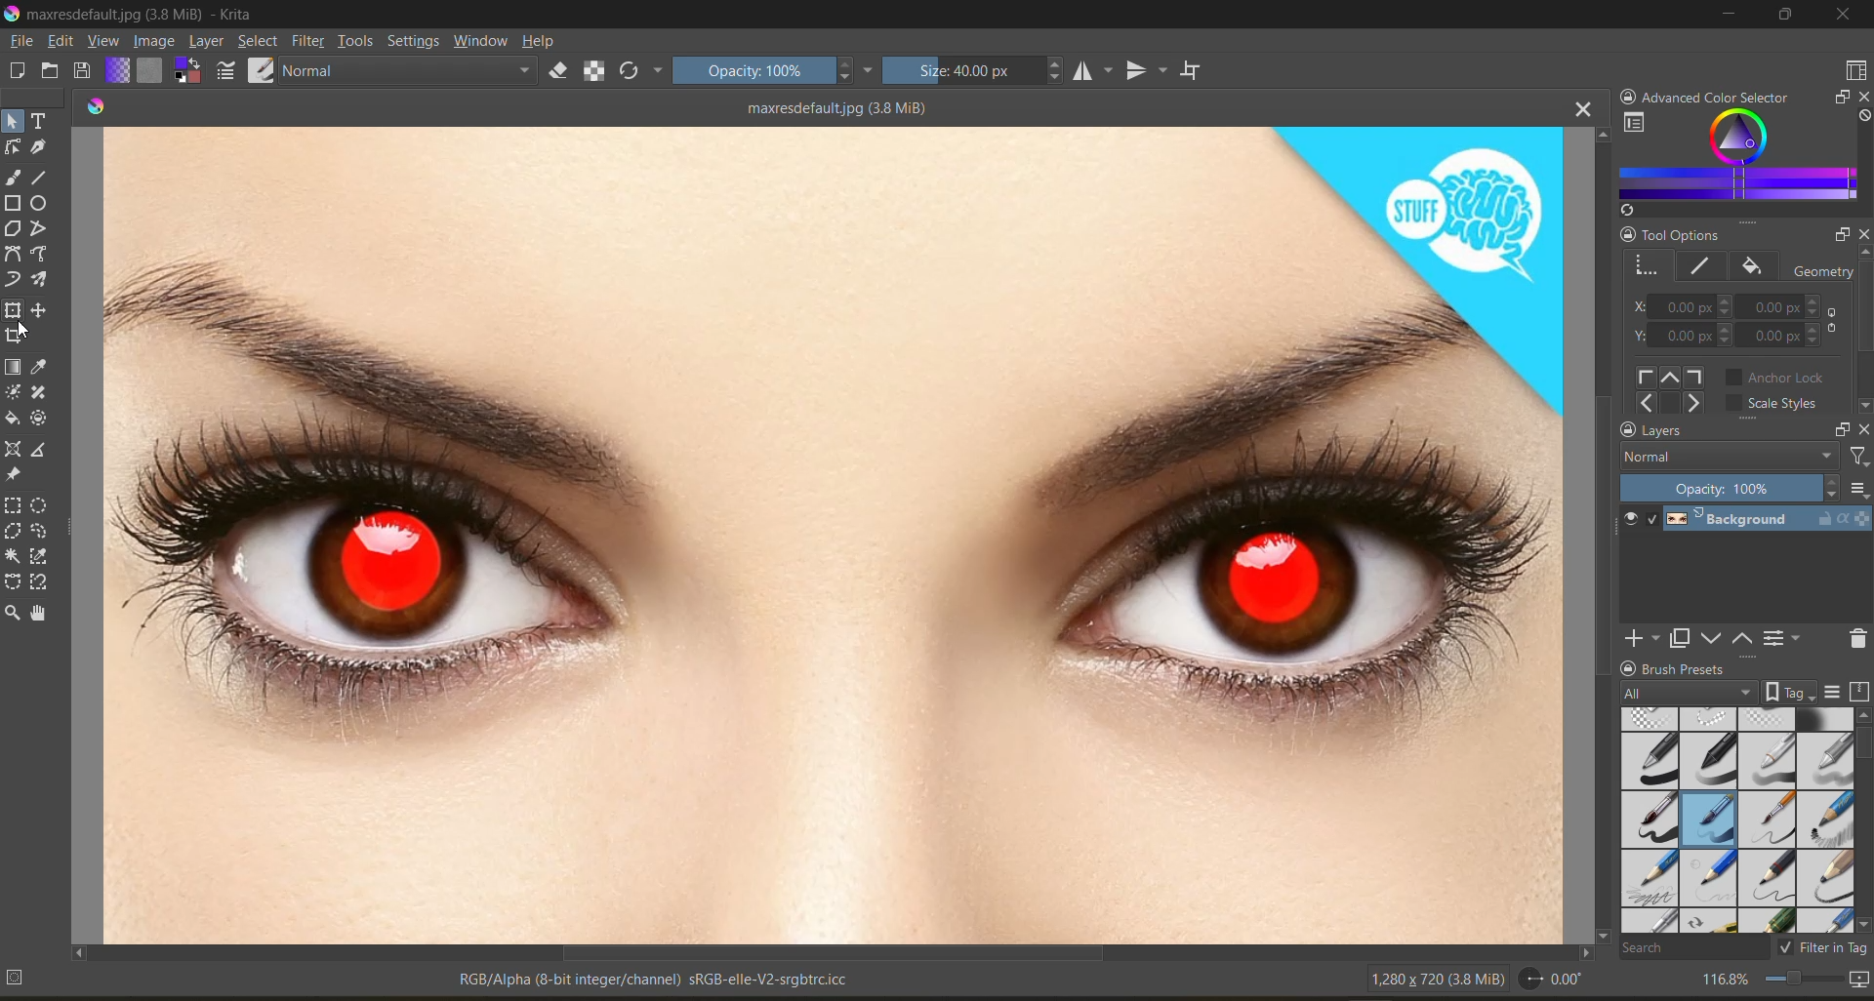 The image size is (1874, 1001). What do you see at coordinates (14, 506) in the screenshot?
I see `tool` at bounding box center [14, 506].